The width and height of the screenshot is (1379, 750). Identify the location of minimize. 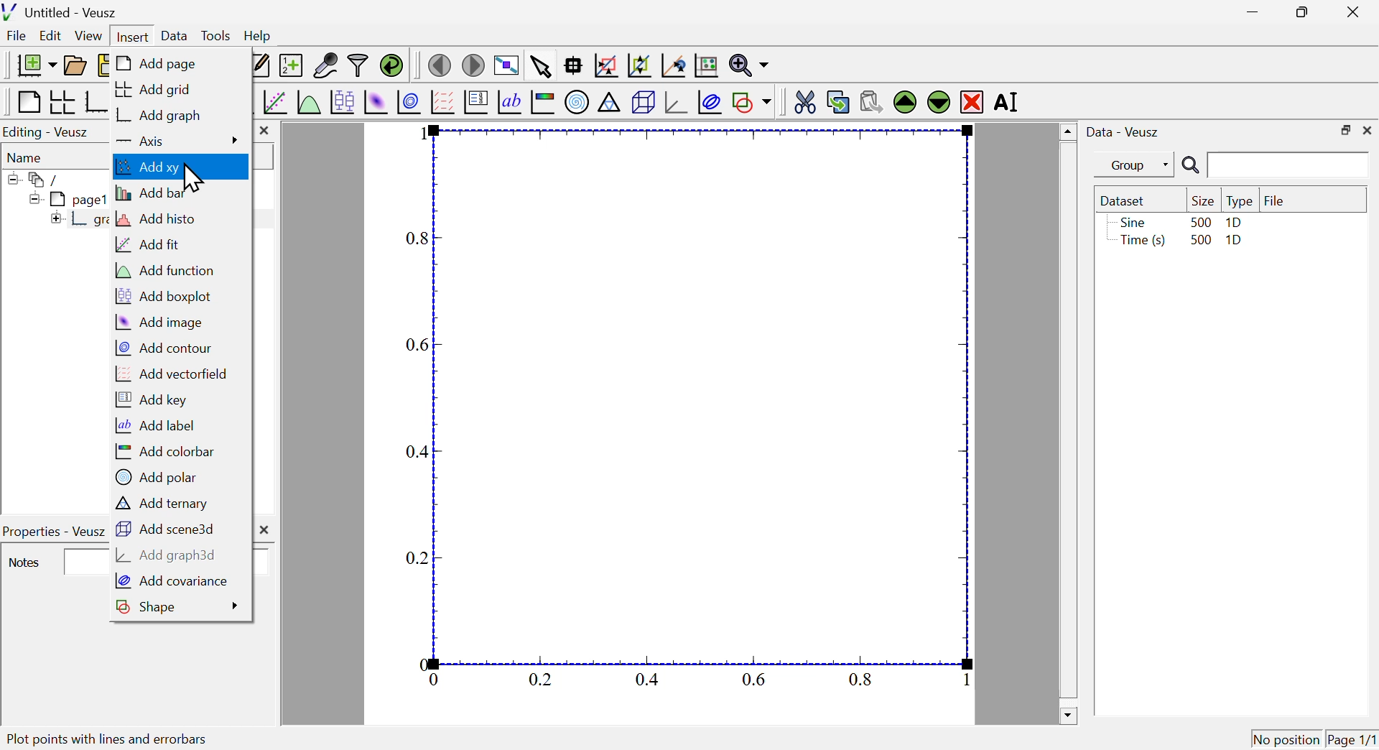
(1248, 12).